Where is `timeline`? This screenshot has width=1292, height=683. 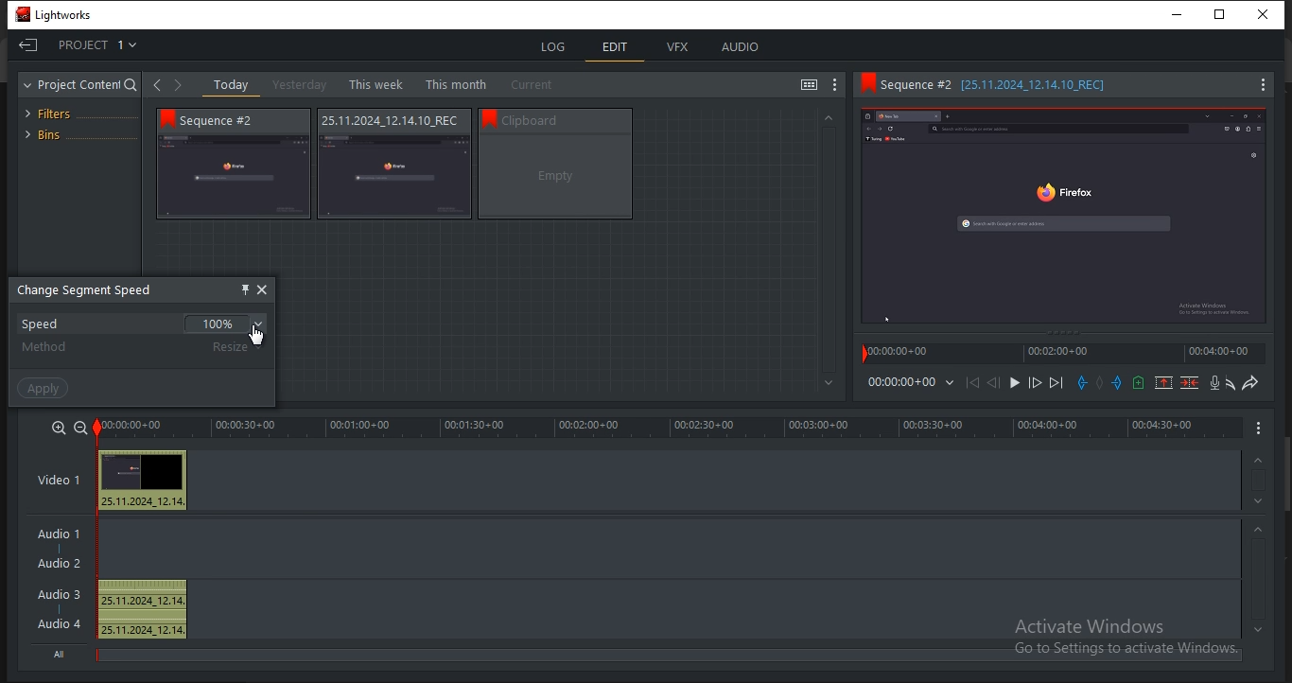 timeline is located at coordinates (670, 429).